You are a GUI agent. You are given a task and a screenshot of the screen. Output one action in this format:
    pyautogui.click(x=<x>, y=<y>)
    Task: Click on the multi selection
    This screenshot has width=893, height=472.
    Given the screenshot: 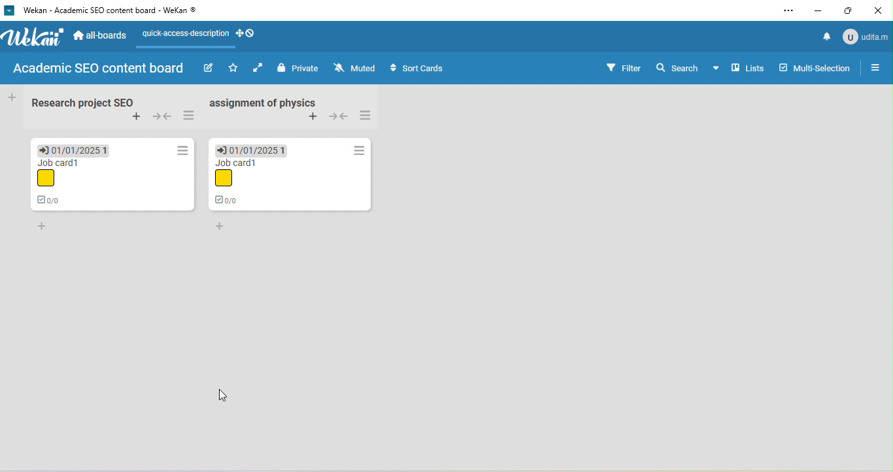 What is the action you would take?
    pyautogui.click(x=817, y=69)
    